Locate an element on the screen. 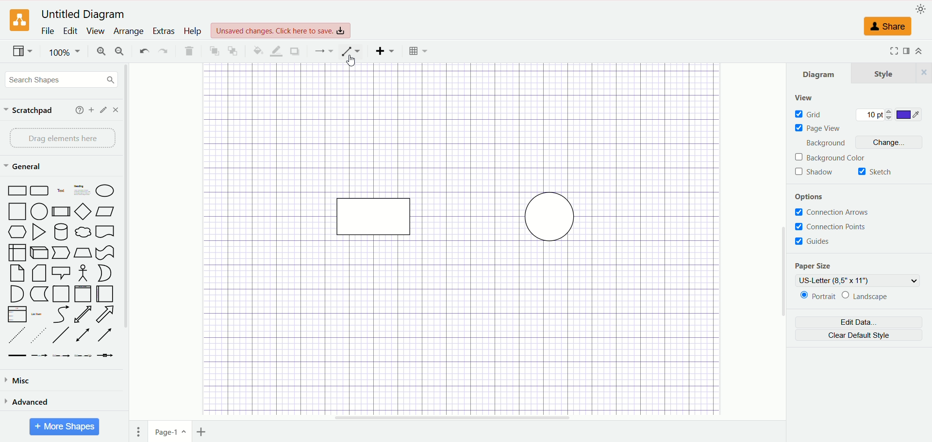  edit data is located at coordinates (860, 322).